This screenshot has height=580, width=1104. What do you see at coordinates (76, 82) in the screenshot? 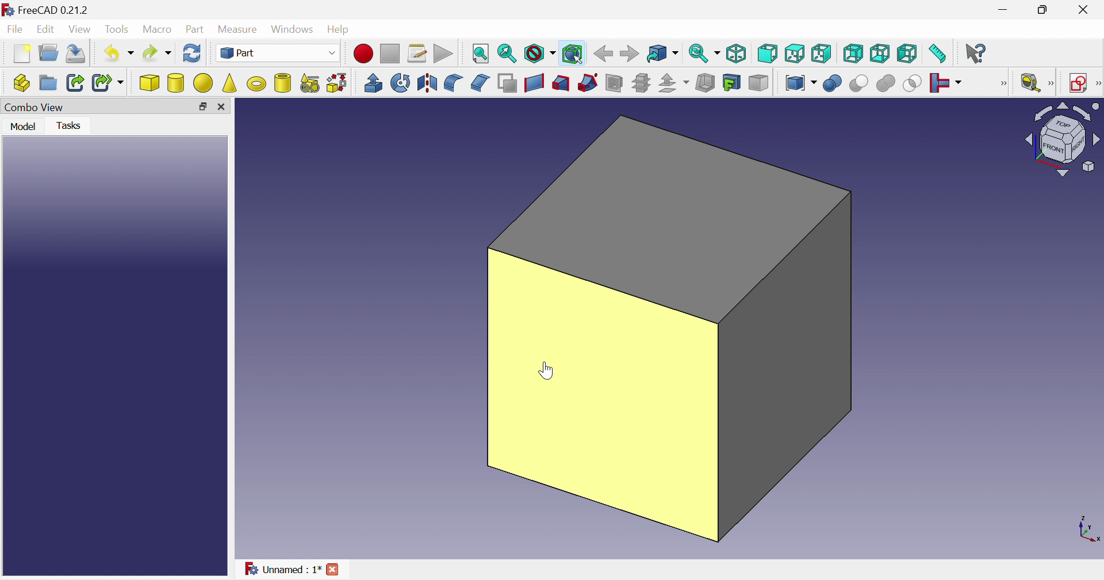
I see `Make link` at bounding box center [76, 82].